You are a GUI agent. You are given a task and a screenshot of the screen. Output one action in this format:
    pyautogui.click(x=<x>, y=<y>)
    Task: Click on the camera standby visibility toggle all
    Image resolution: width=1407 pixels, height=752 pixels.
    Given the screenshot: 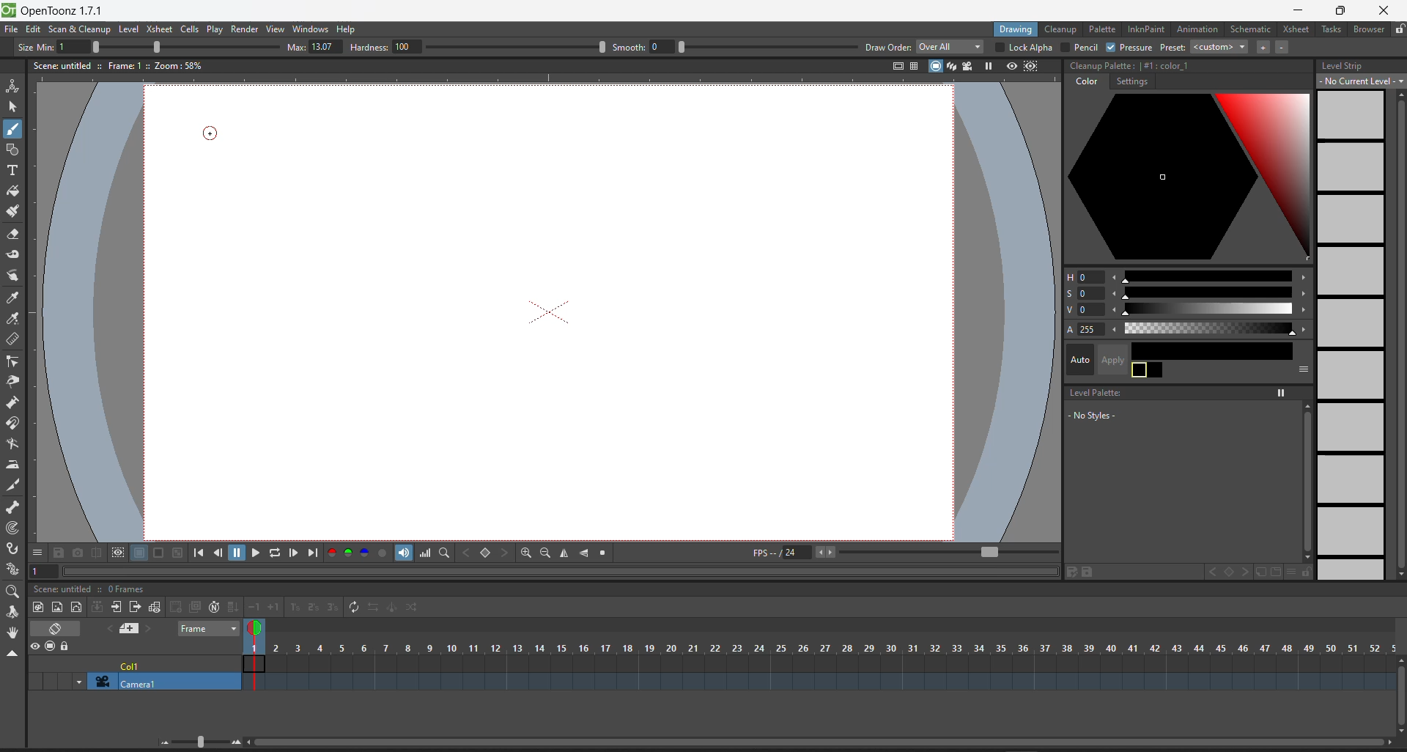 What is the action you would take?
    pyautogui.click(x=51, y=647)
    